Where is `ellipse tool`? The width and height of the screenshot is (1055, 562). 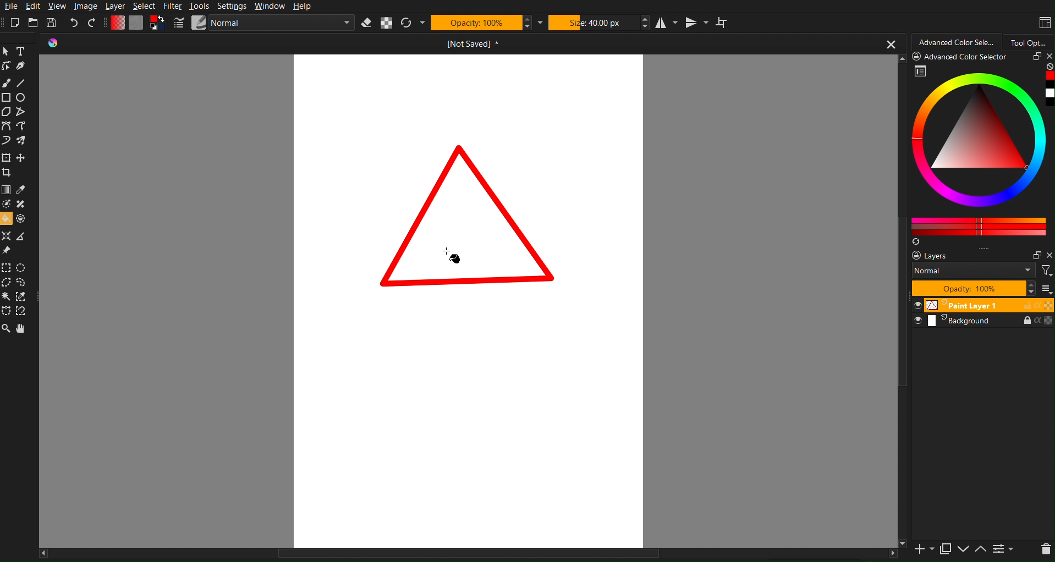 ellipse tool is located at coordinates (22, 97).